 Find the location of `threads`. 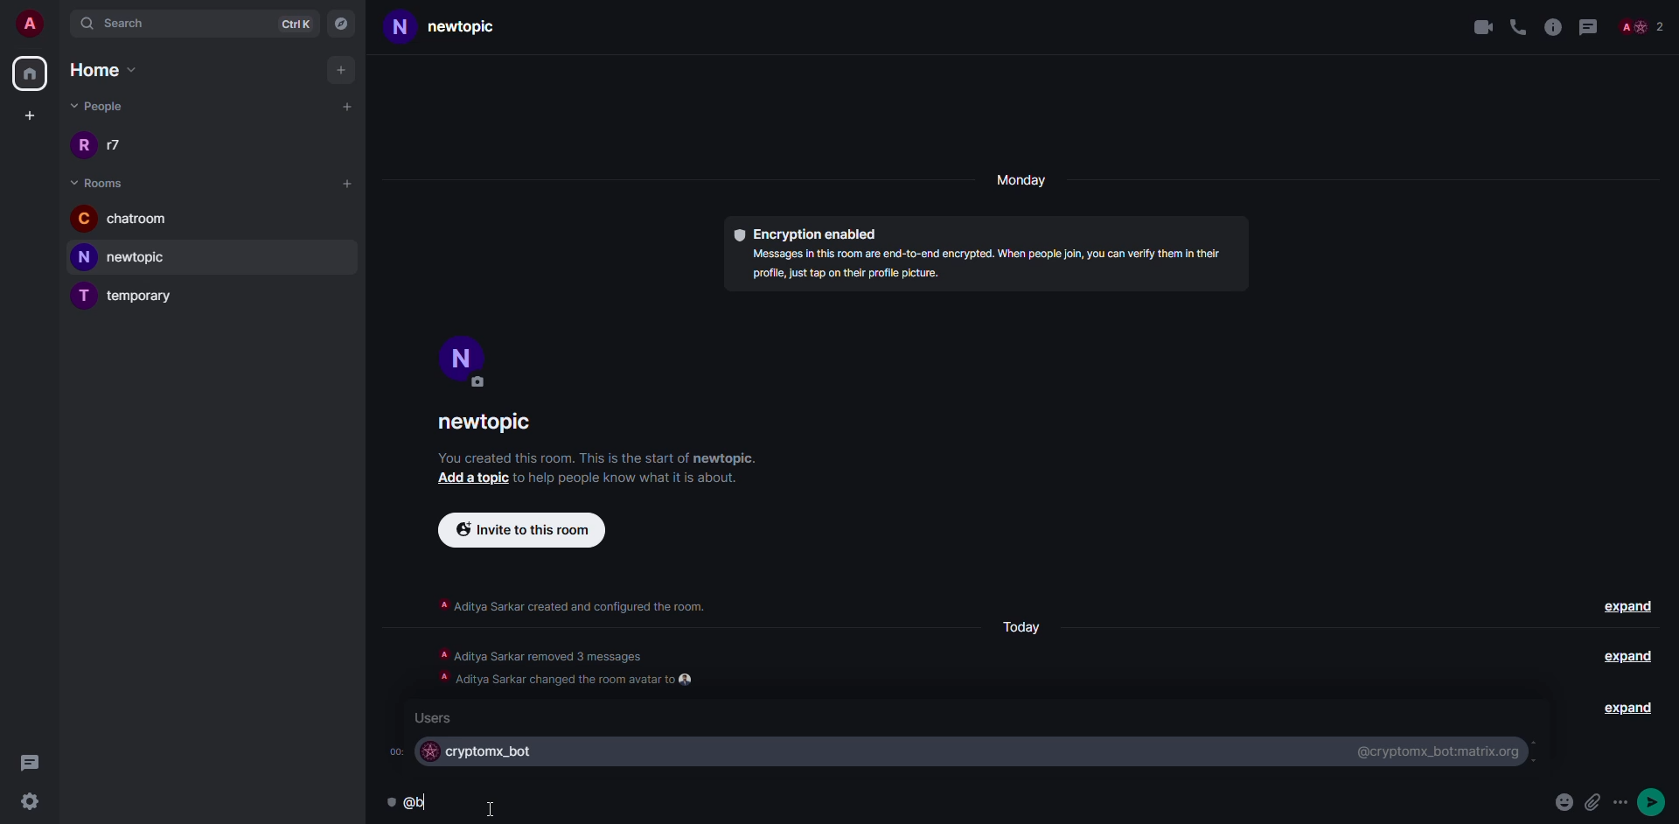

threads is located at coordinates (30, 762).